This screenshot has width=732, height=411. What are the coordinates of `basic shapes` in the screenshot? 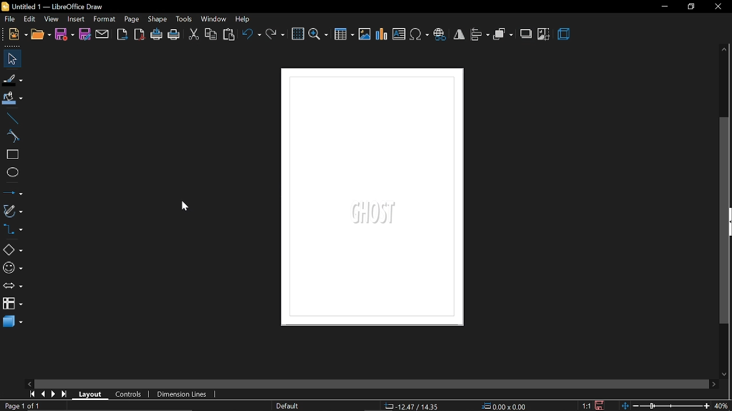 It's located at (11, 249).